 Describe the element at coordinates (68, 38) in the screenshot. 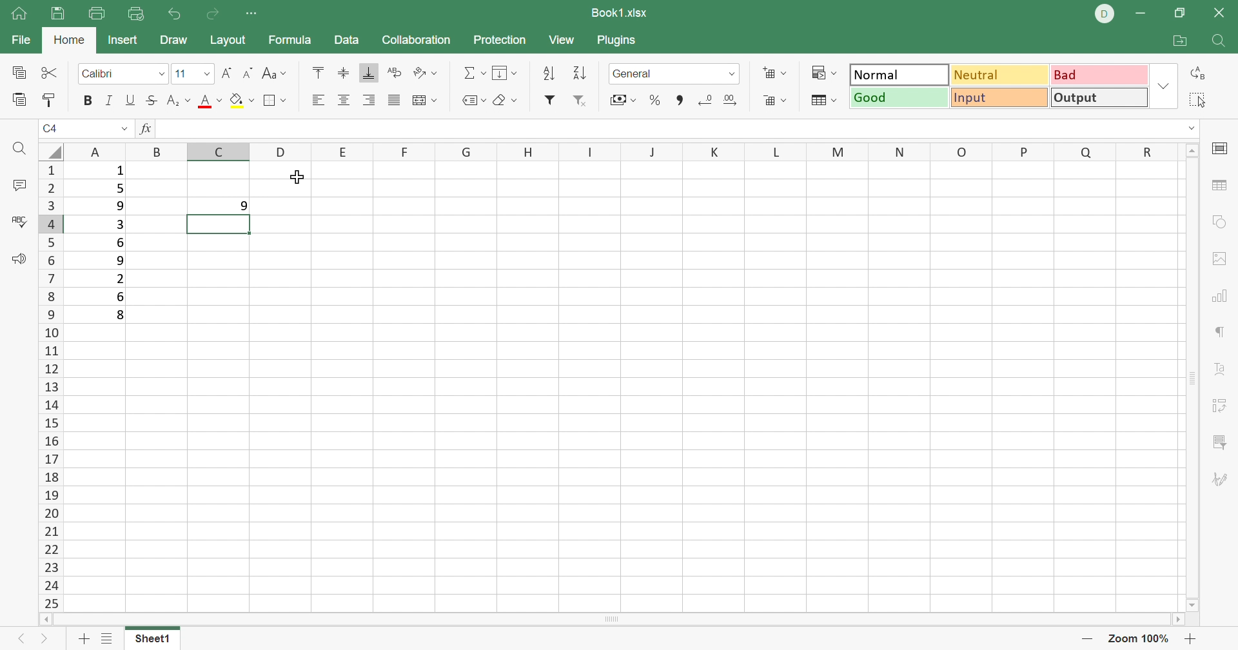

I see `Home` at that location.